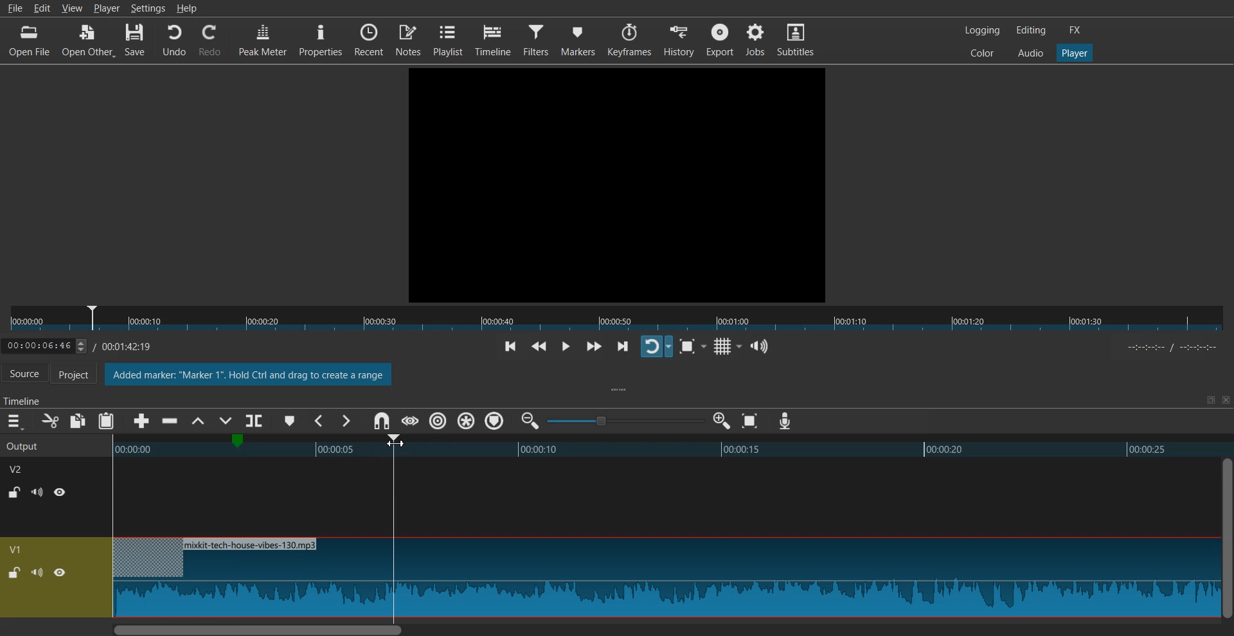  What do you see at coordinates (721, 421) in the screenshot?
I see `Zoom timeline in` at bounding box center [721, 421].